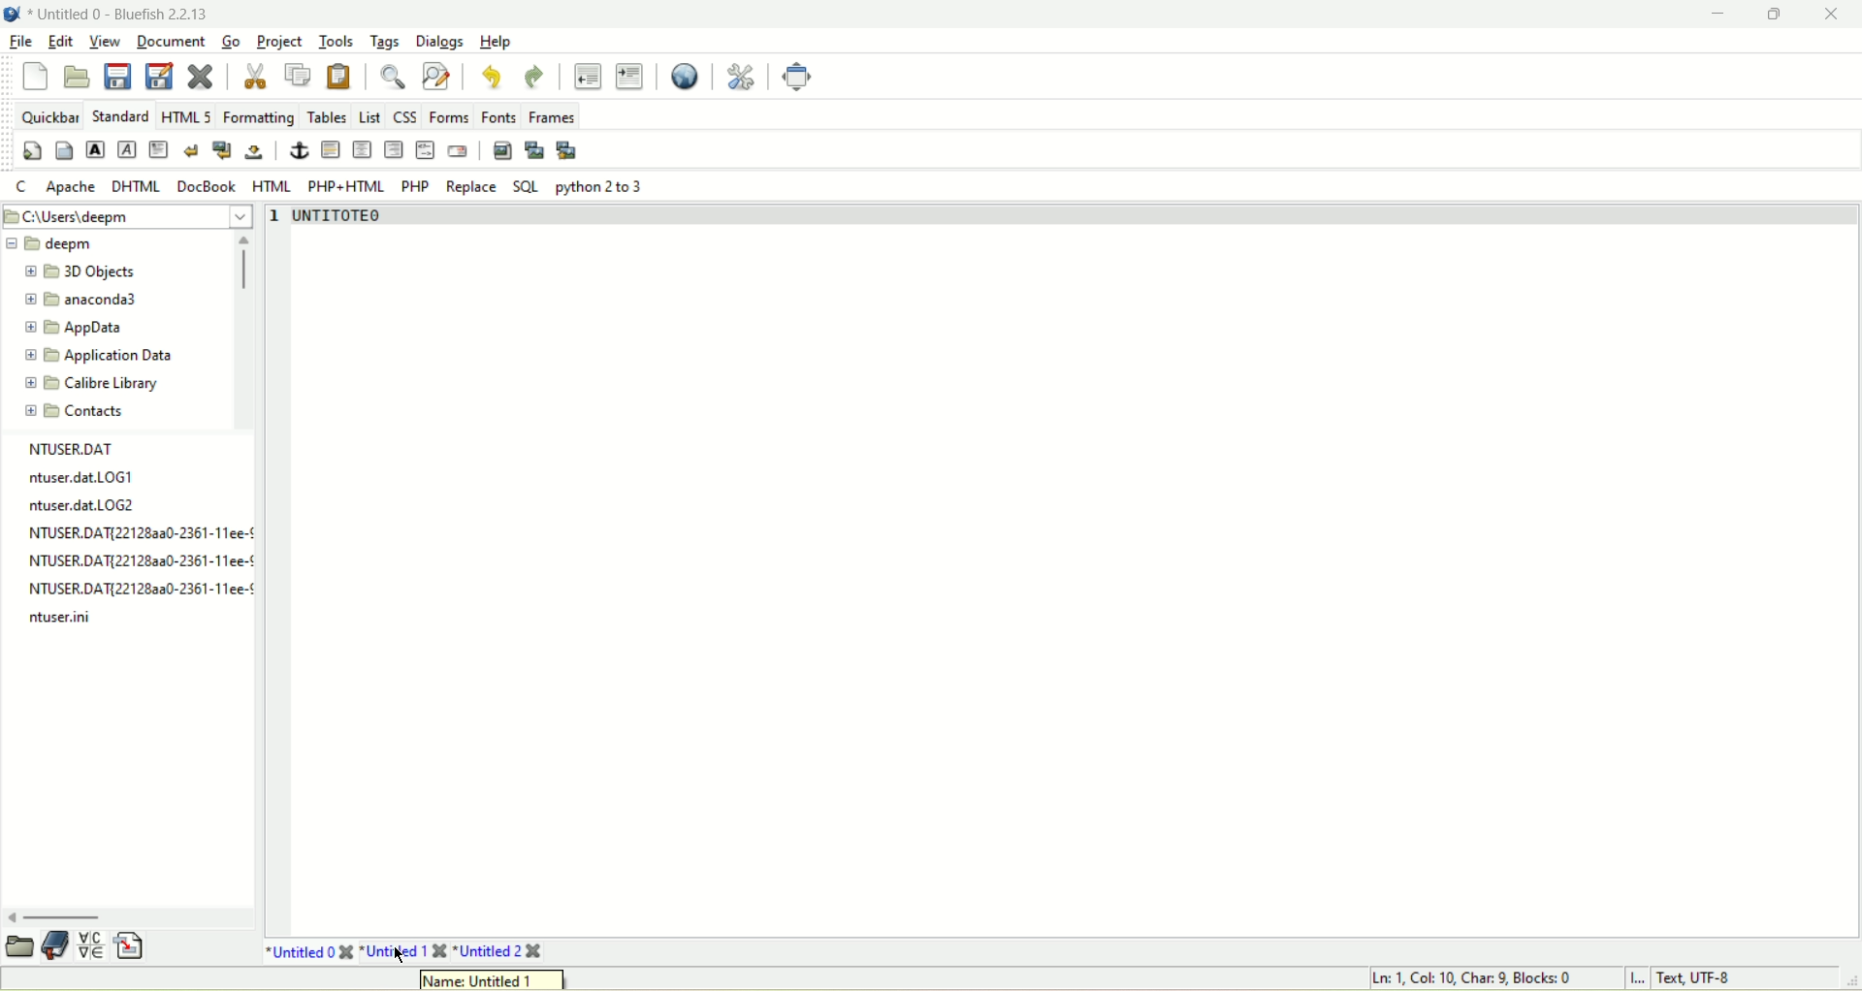 The height and width of the screenshot is (991, 1862). Describe the element at coordinates (501, 953) in the screenshot. I see `Untitled 2 ` at that location.